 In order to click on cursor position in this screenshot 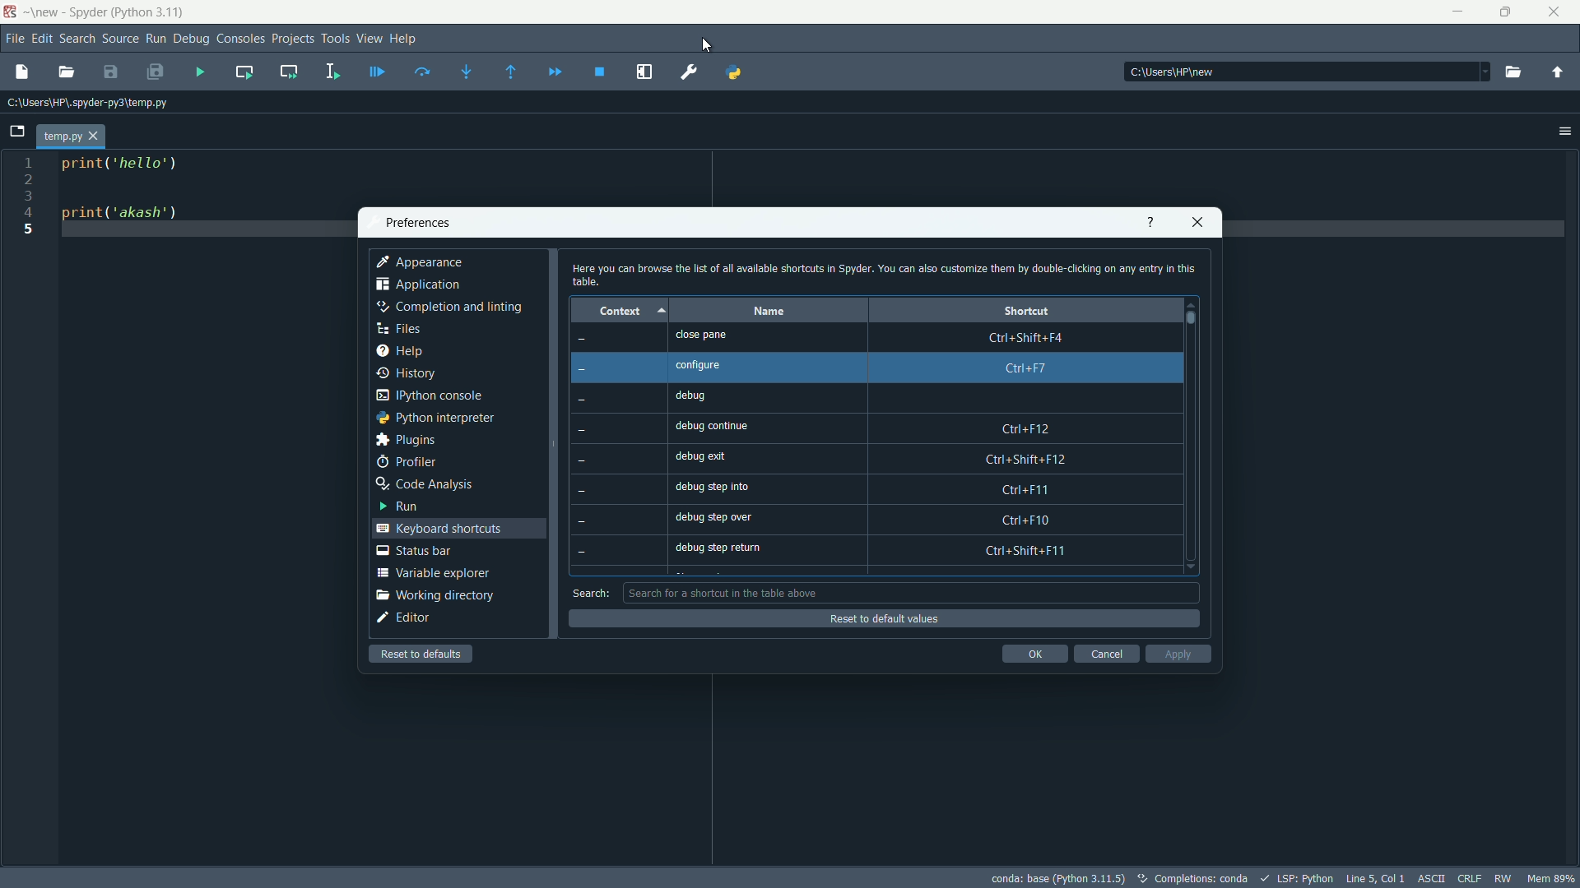, I will do `click(1373, 876)`.